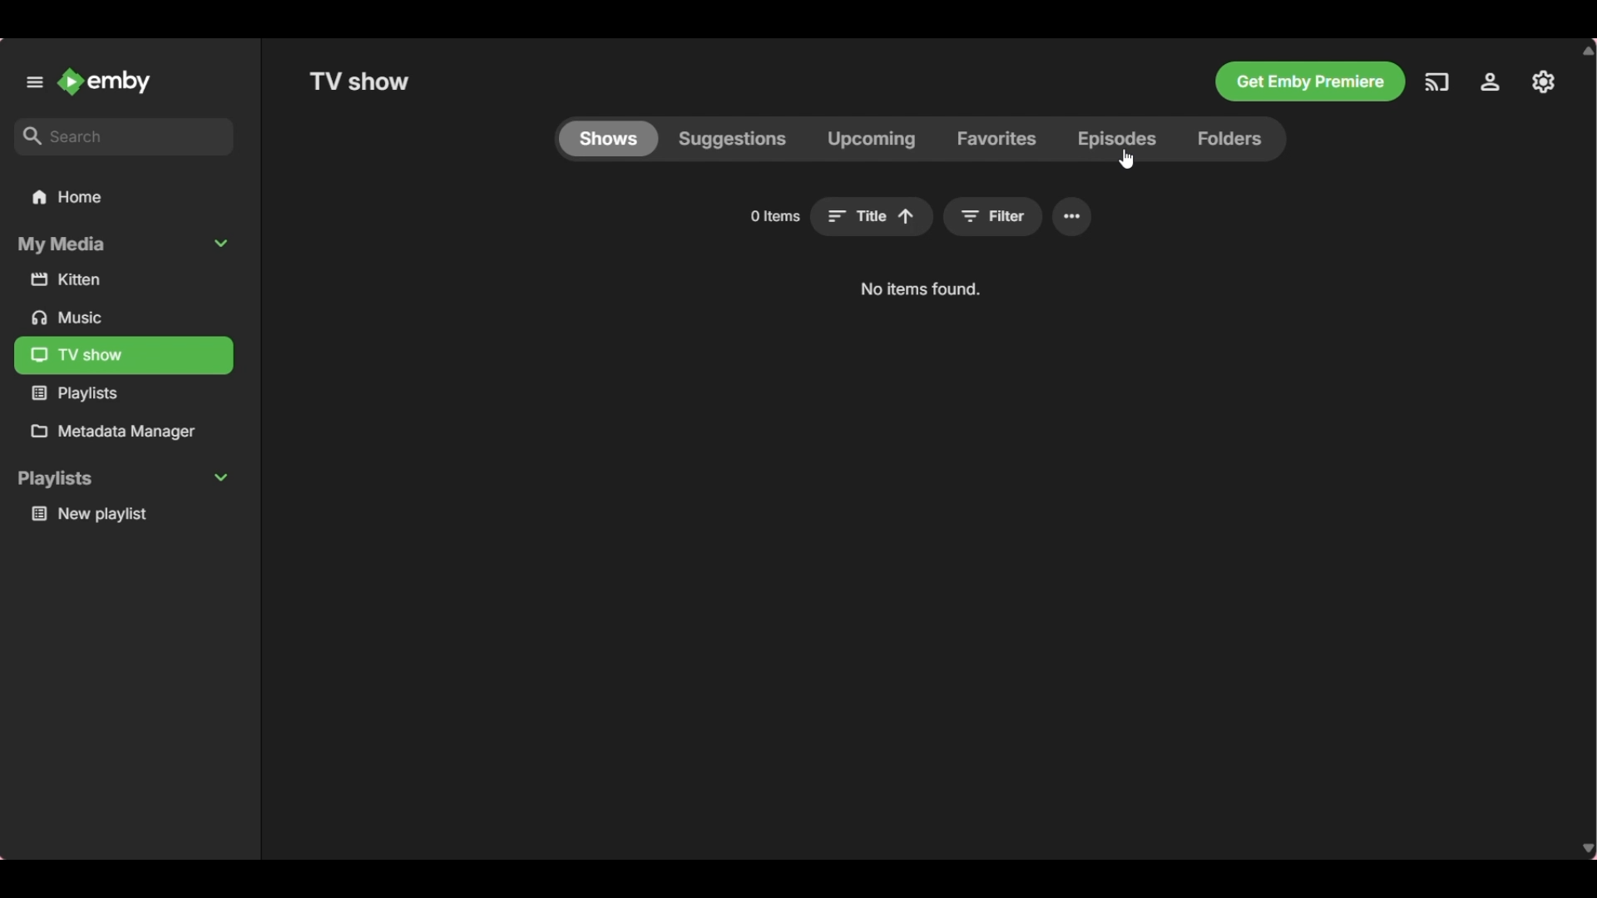  Describe the element at coordinates (1311, 81) in the screenshot. I see `Get Emby premiere` at that location.